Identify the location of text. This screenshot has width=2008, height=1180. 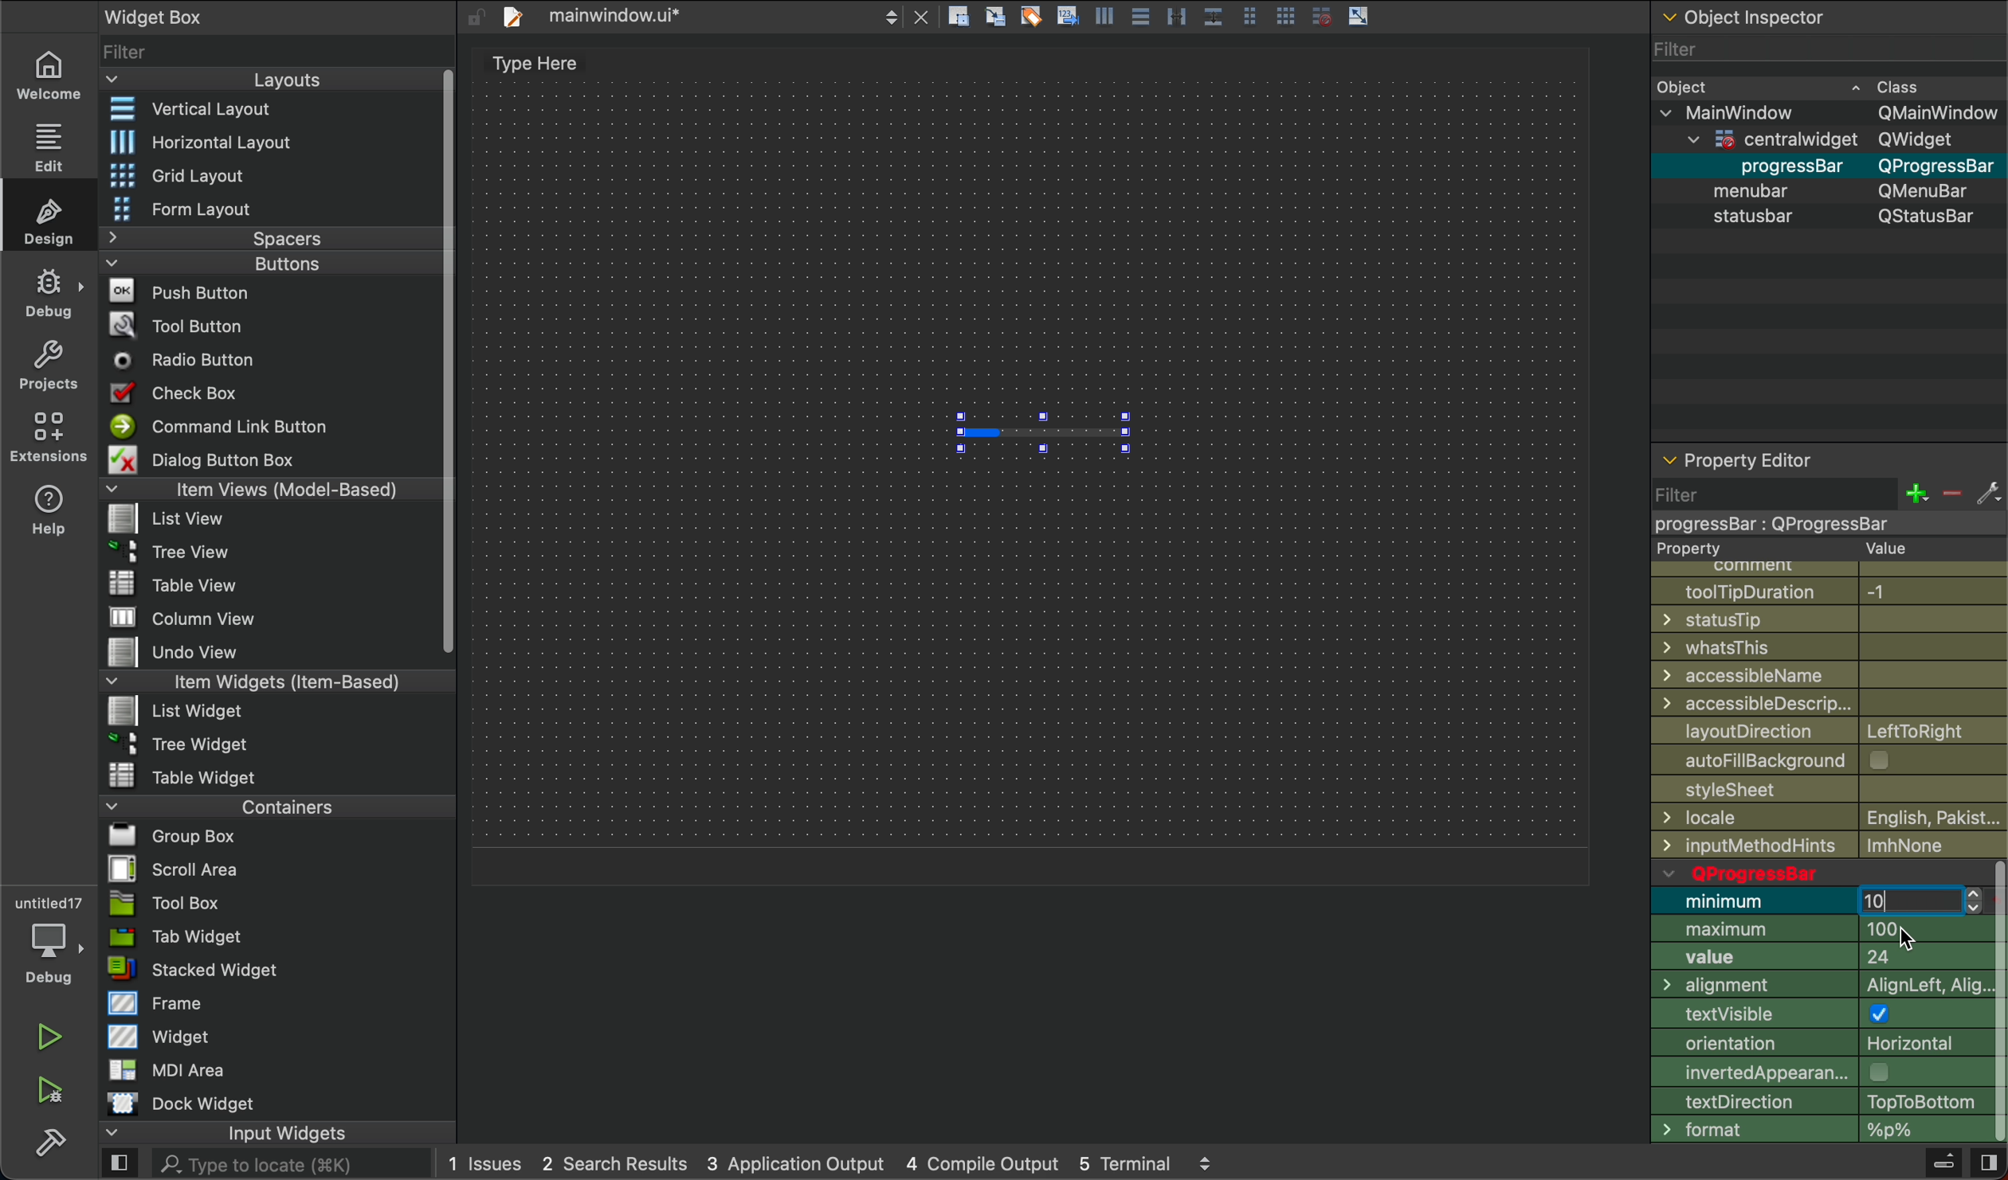
(527, 66).